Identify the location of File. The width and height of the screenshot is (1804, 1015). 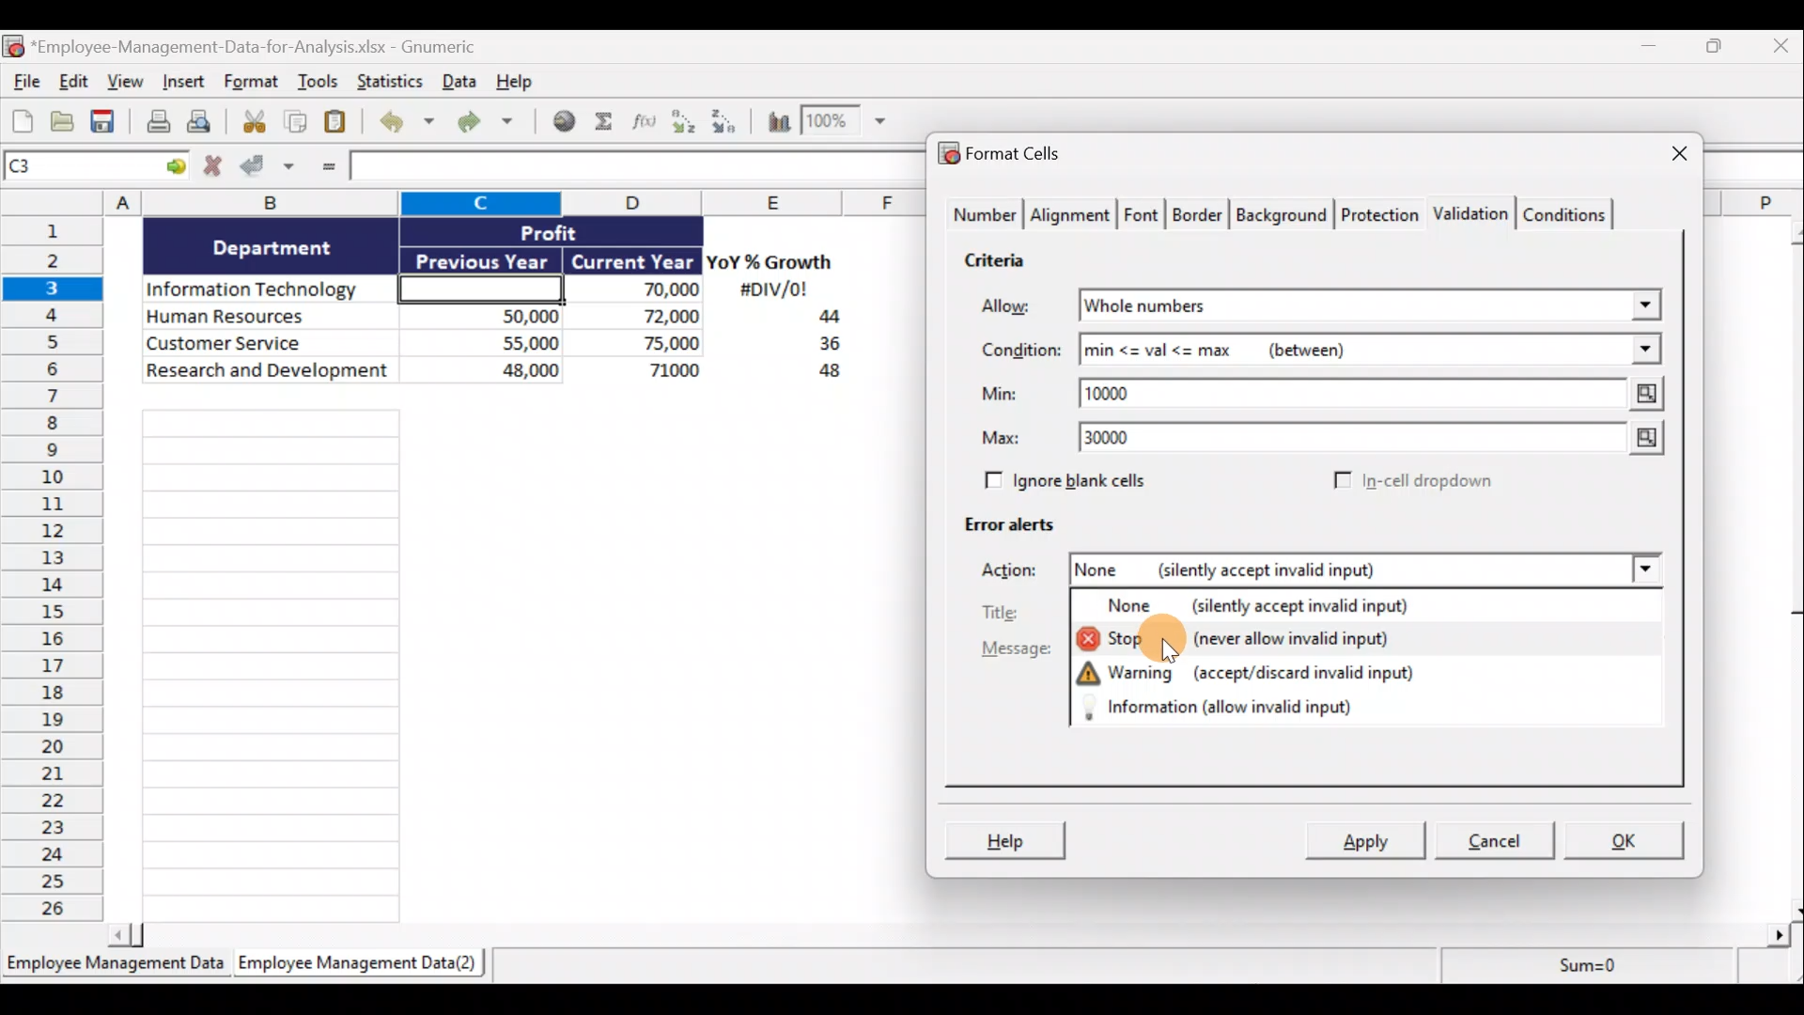
(23, 84).